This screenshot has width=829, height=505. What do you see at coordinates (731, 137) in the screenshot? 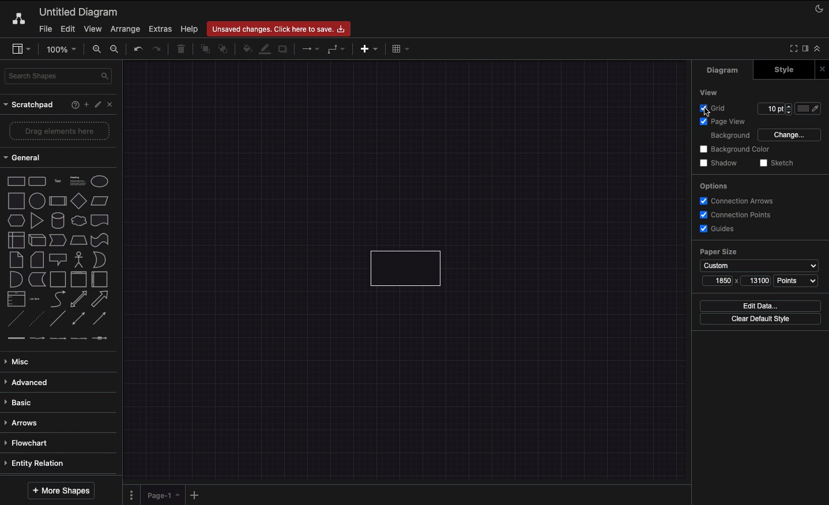
I see `Background` at bounding box center [731, 137].